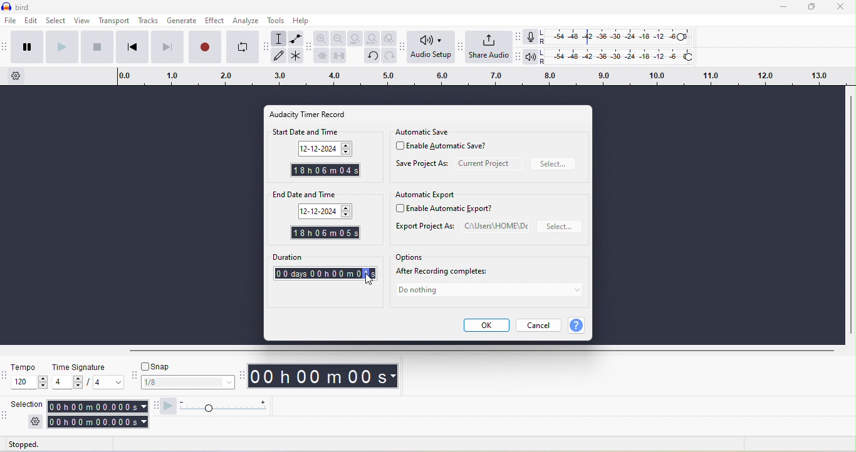 The width and height of the screenshot is (856, 452). I want to click on cancel, so click(538, 325).